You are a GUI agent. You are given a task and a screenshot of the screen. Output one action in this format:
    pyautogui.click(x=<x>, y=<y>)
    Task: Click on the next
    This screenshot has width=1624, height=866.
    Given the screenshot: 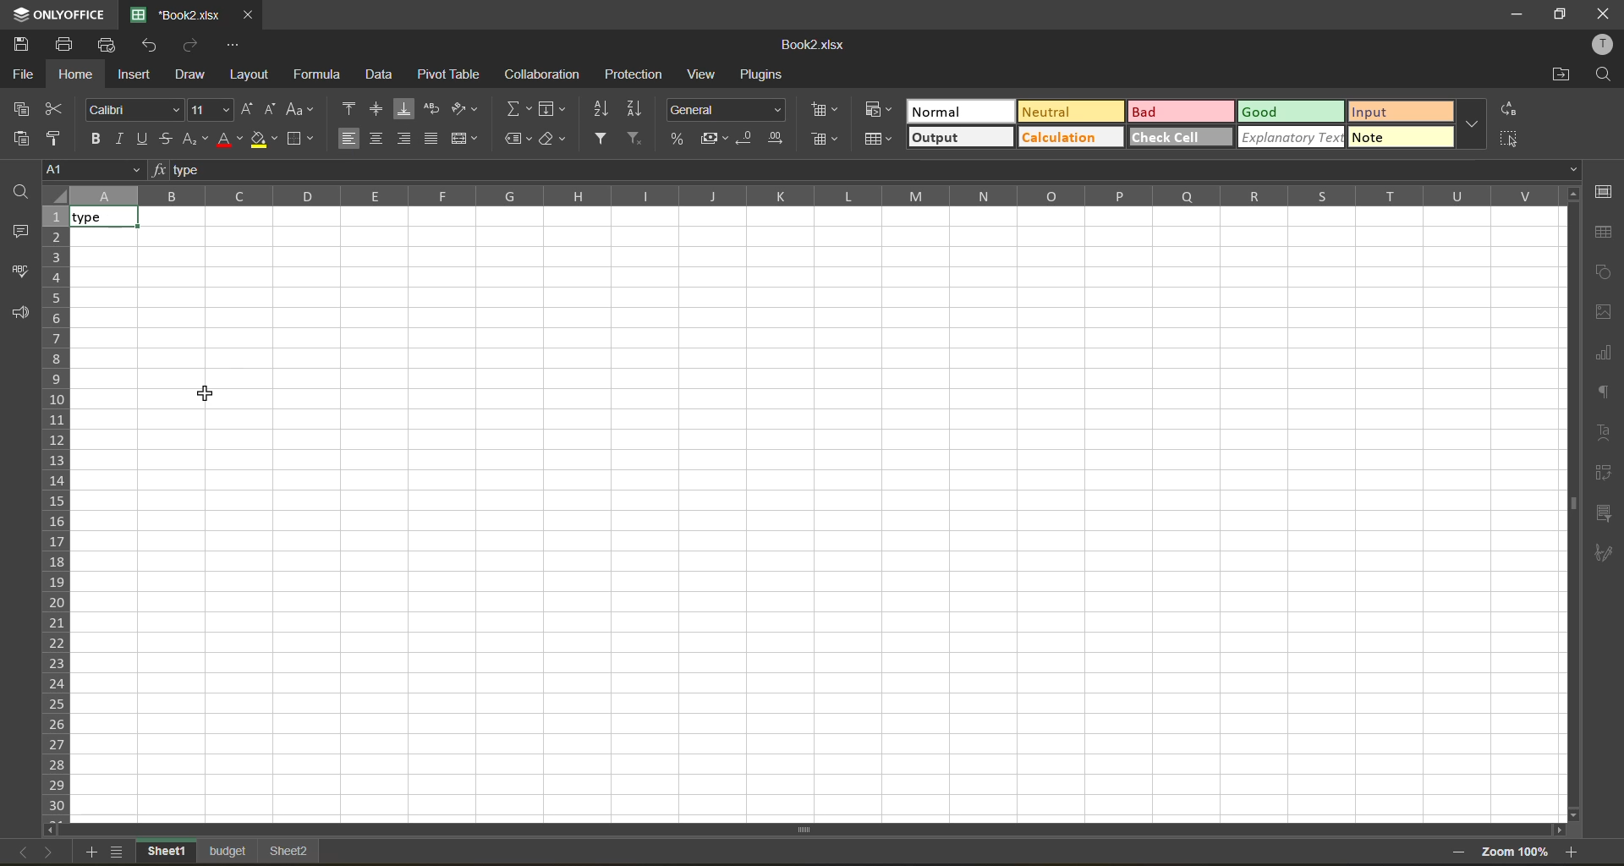 What is the action you would take?
    pyautogui.click(x=50, y=853)
    